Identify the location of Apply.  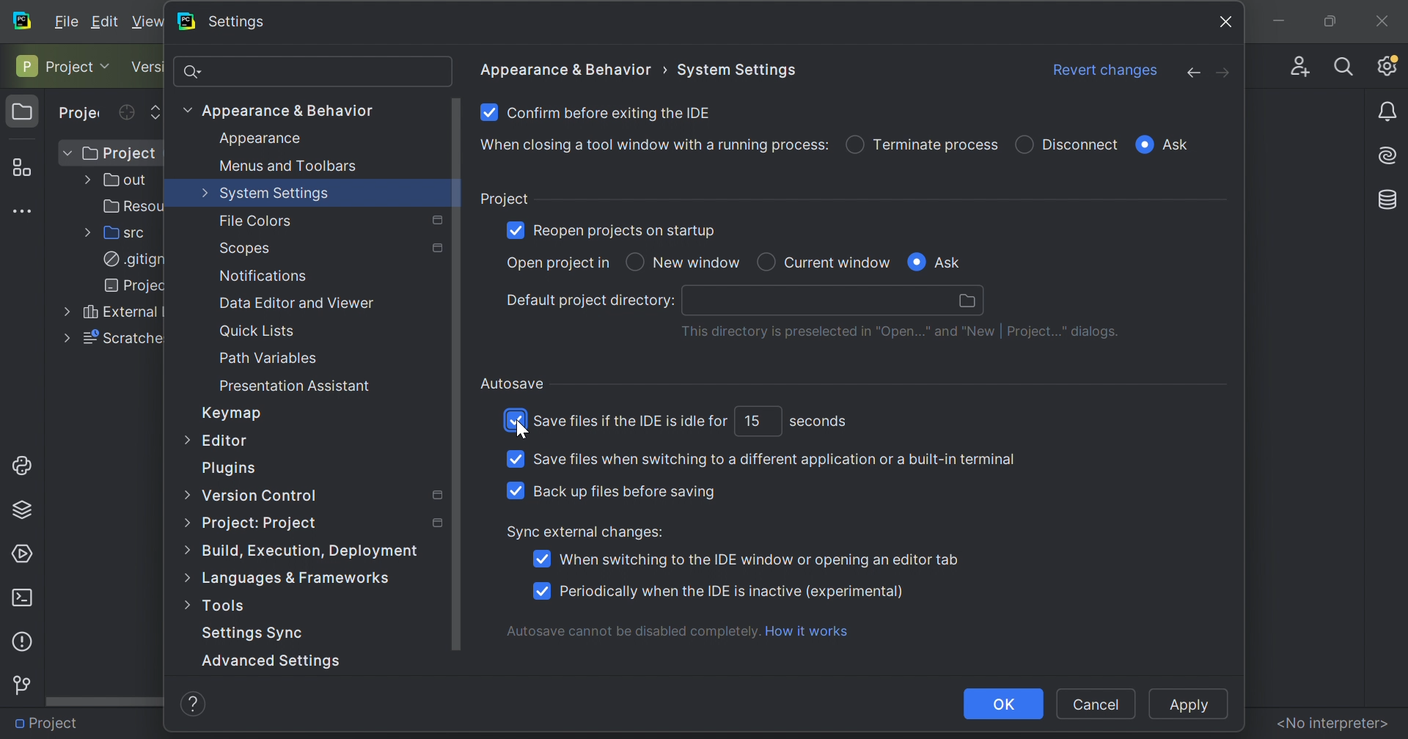
(1184, 705).